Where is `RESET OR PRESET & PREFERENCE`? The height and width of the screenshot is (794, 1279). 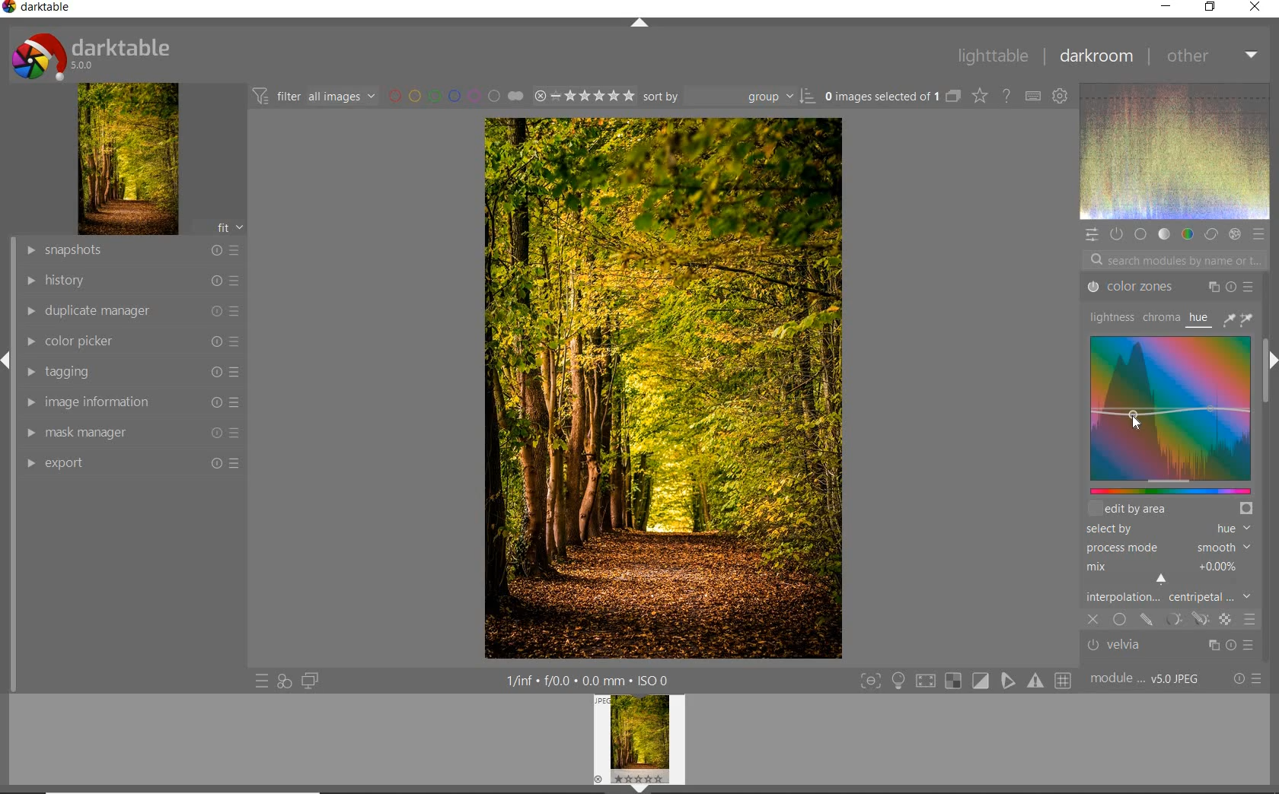 RESET OR PRESET & PREFERENCE is located at coordinates (1248, 679).